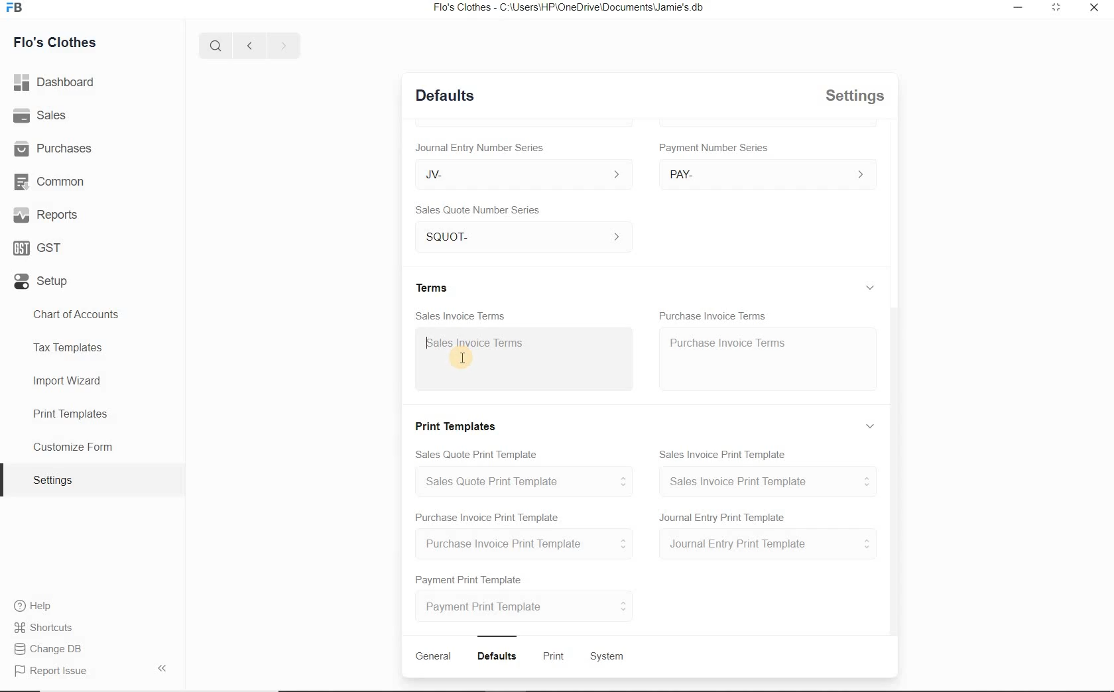  What do you see at coordinates (857, 95) in the screenshot?
I see `Settings` at bounding box center [857, 95].